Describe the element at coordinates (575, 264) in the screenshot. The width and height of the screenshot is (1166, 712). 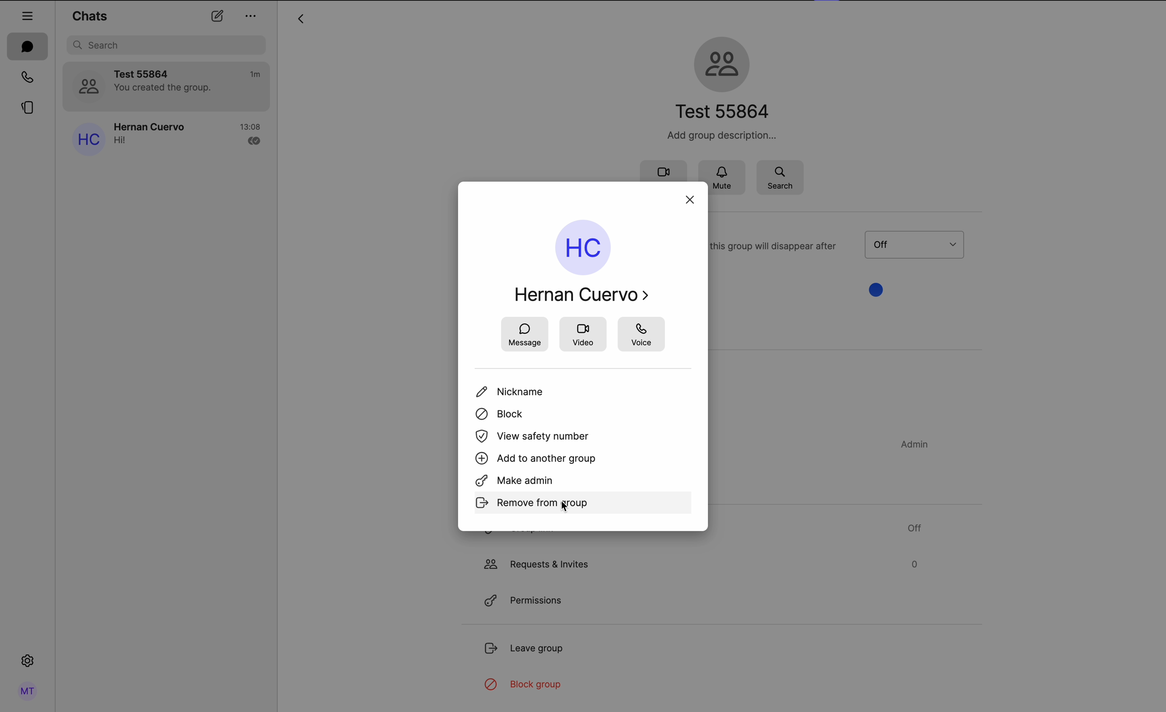
I see `profile contact` at that location.